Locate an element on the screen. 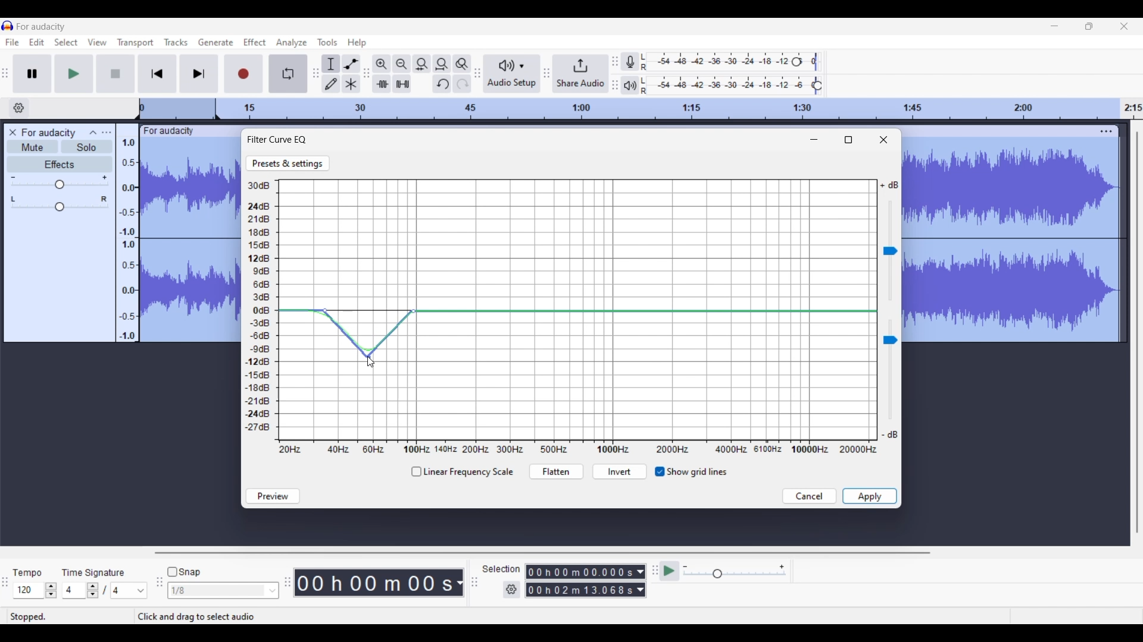 The height and width of the screenshot is (642, 1143). Header space  is located at coordinates (177, 109).